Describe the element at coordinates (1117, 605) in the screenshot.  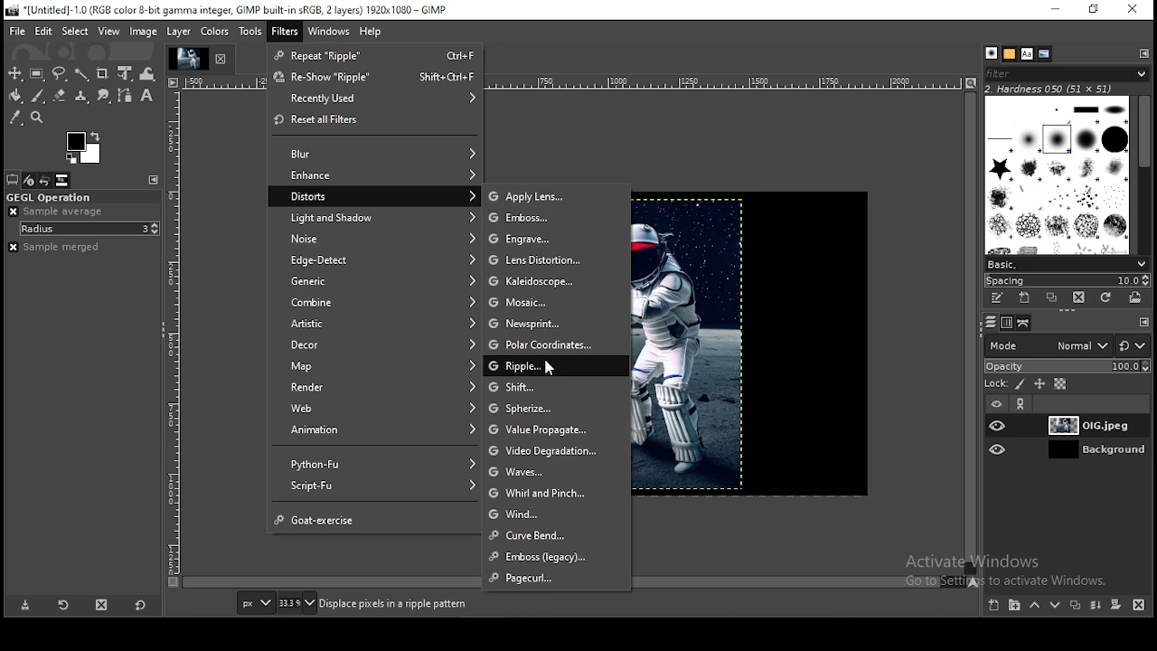
I see `add a mask that allows non-destructive editing of transperancy` at that location.